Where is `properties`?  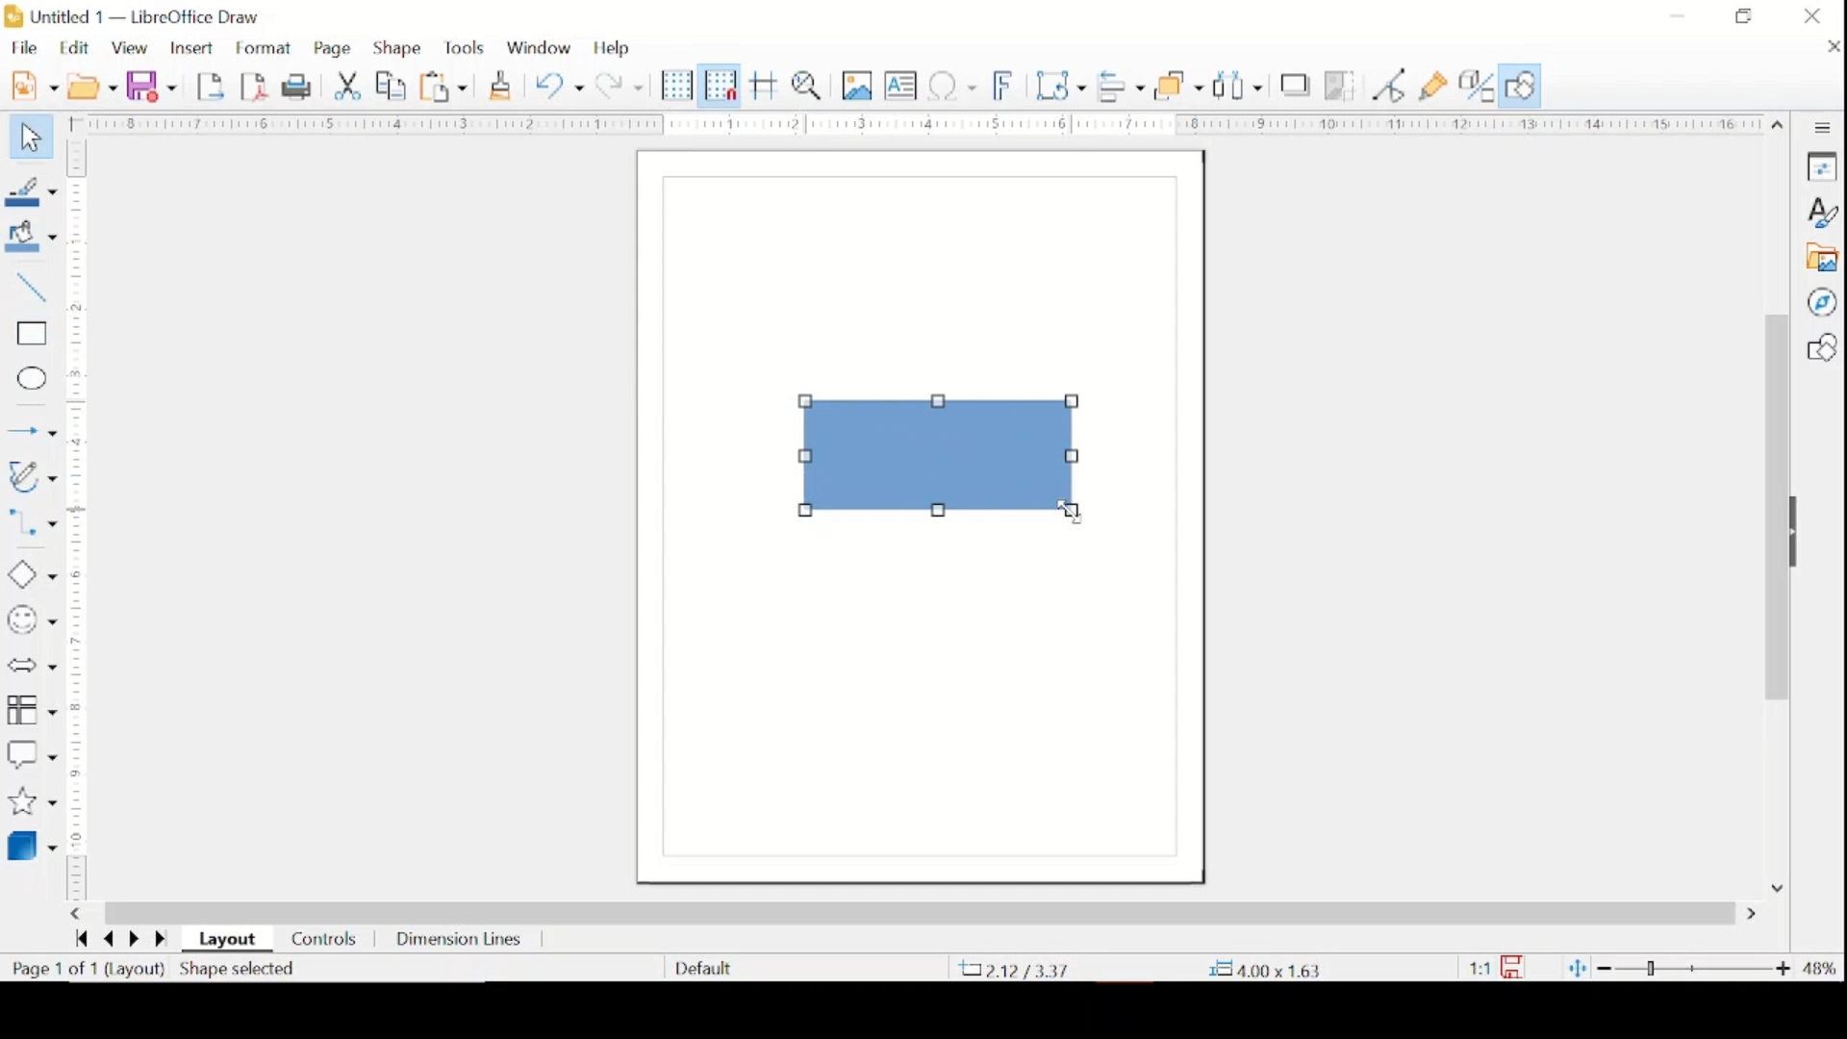
properties is located at coordinates (1821, 165).